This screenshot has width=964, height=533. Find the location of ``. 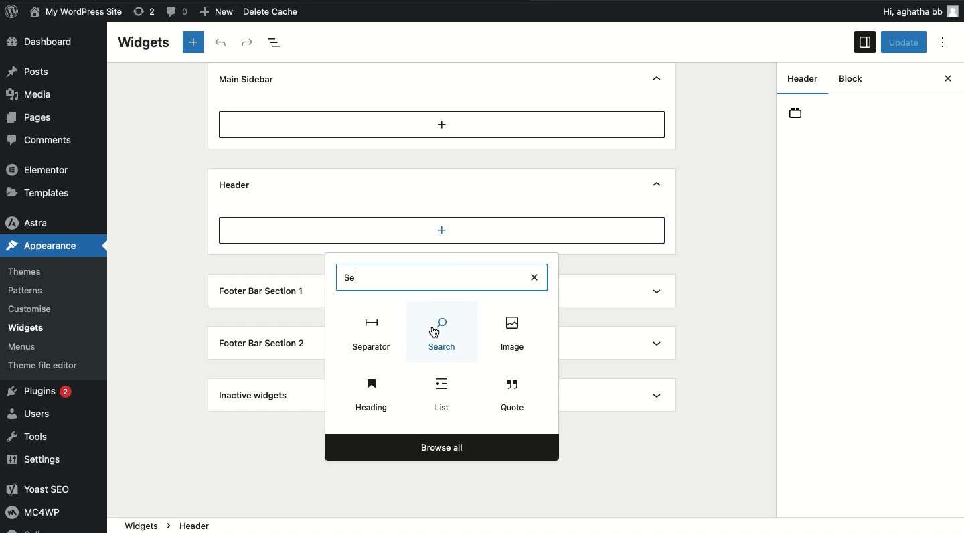

 is located at coordinates (895, 11).